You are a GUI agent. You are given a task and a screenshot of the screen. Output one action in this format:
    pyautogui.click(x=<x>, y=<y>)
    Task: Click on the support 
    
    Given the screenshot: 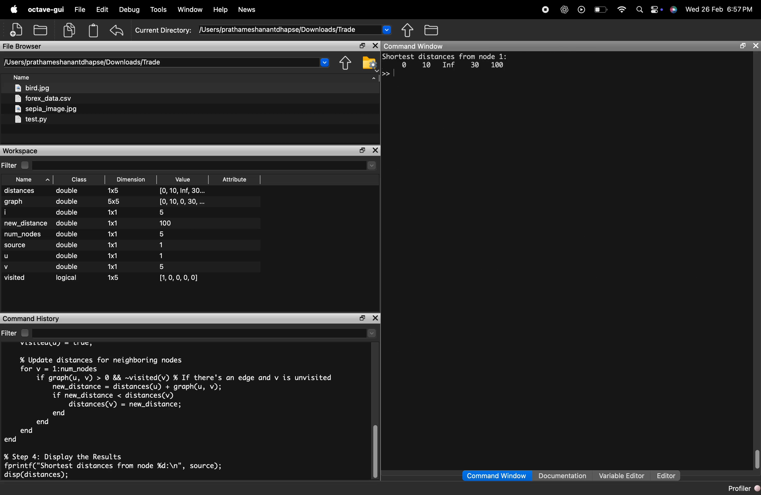 What is the action you would take?
    pyautogui.click(x=675, y=10)
    